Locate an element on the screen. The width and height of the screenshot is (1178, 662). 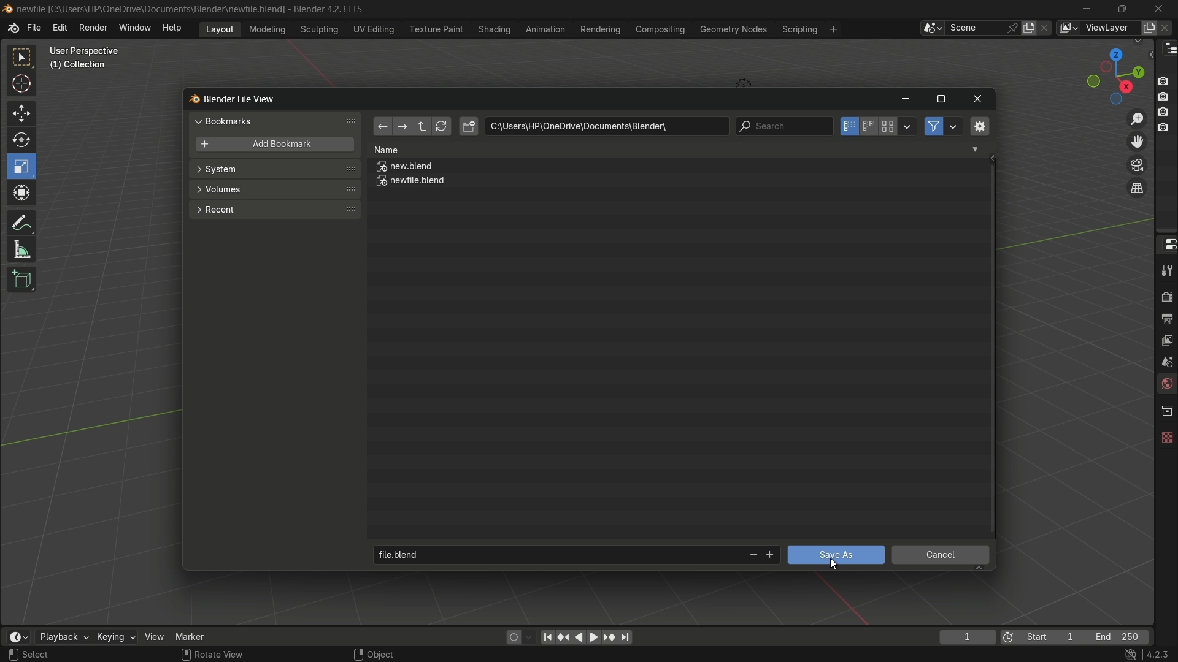
filter files is located at coordinates (933, 126).